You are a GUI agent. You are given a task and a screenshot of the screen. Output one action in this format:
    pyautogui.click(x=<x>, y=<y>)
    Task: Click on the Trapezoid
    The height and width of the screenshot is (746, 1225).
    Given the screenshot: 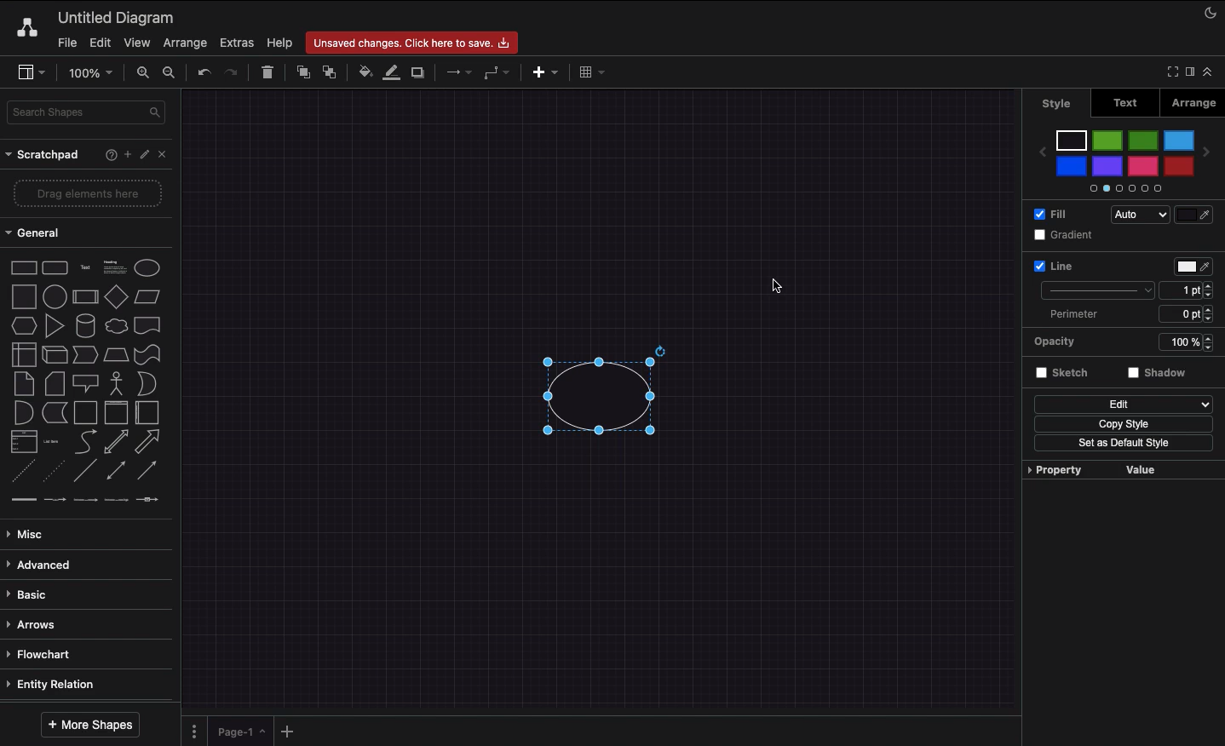 What is the action you would take?
    pyautogui.click(x=114, y=355)
    